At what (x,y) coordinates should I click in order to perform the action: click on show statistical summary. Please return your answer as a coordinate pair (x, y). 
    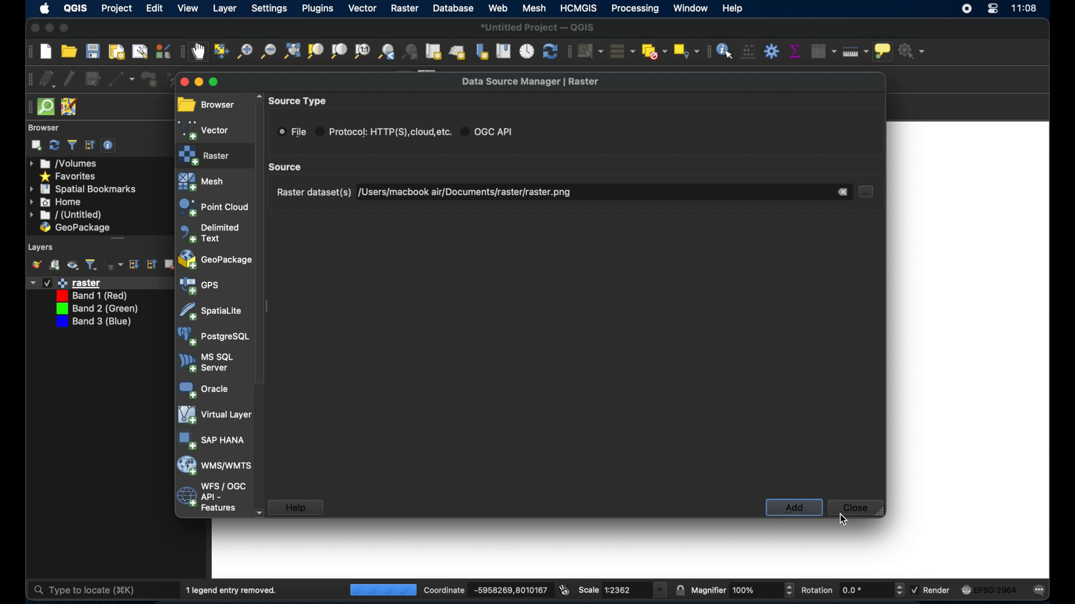
    Looking at the image, I should click on (794, 51).